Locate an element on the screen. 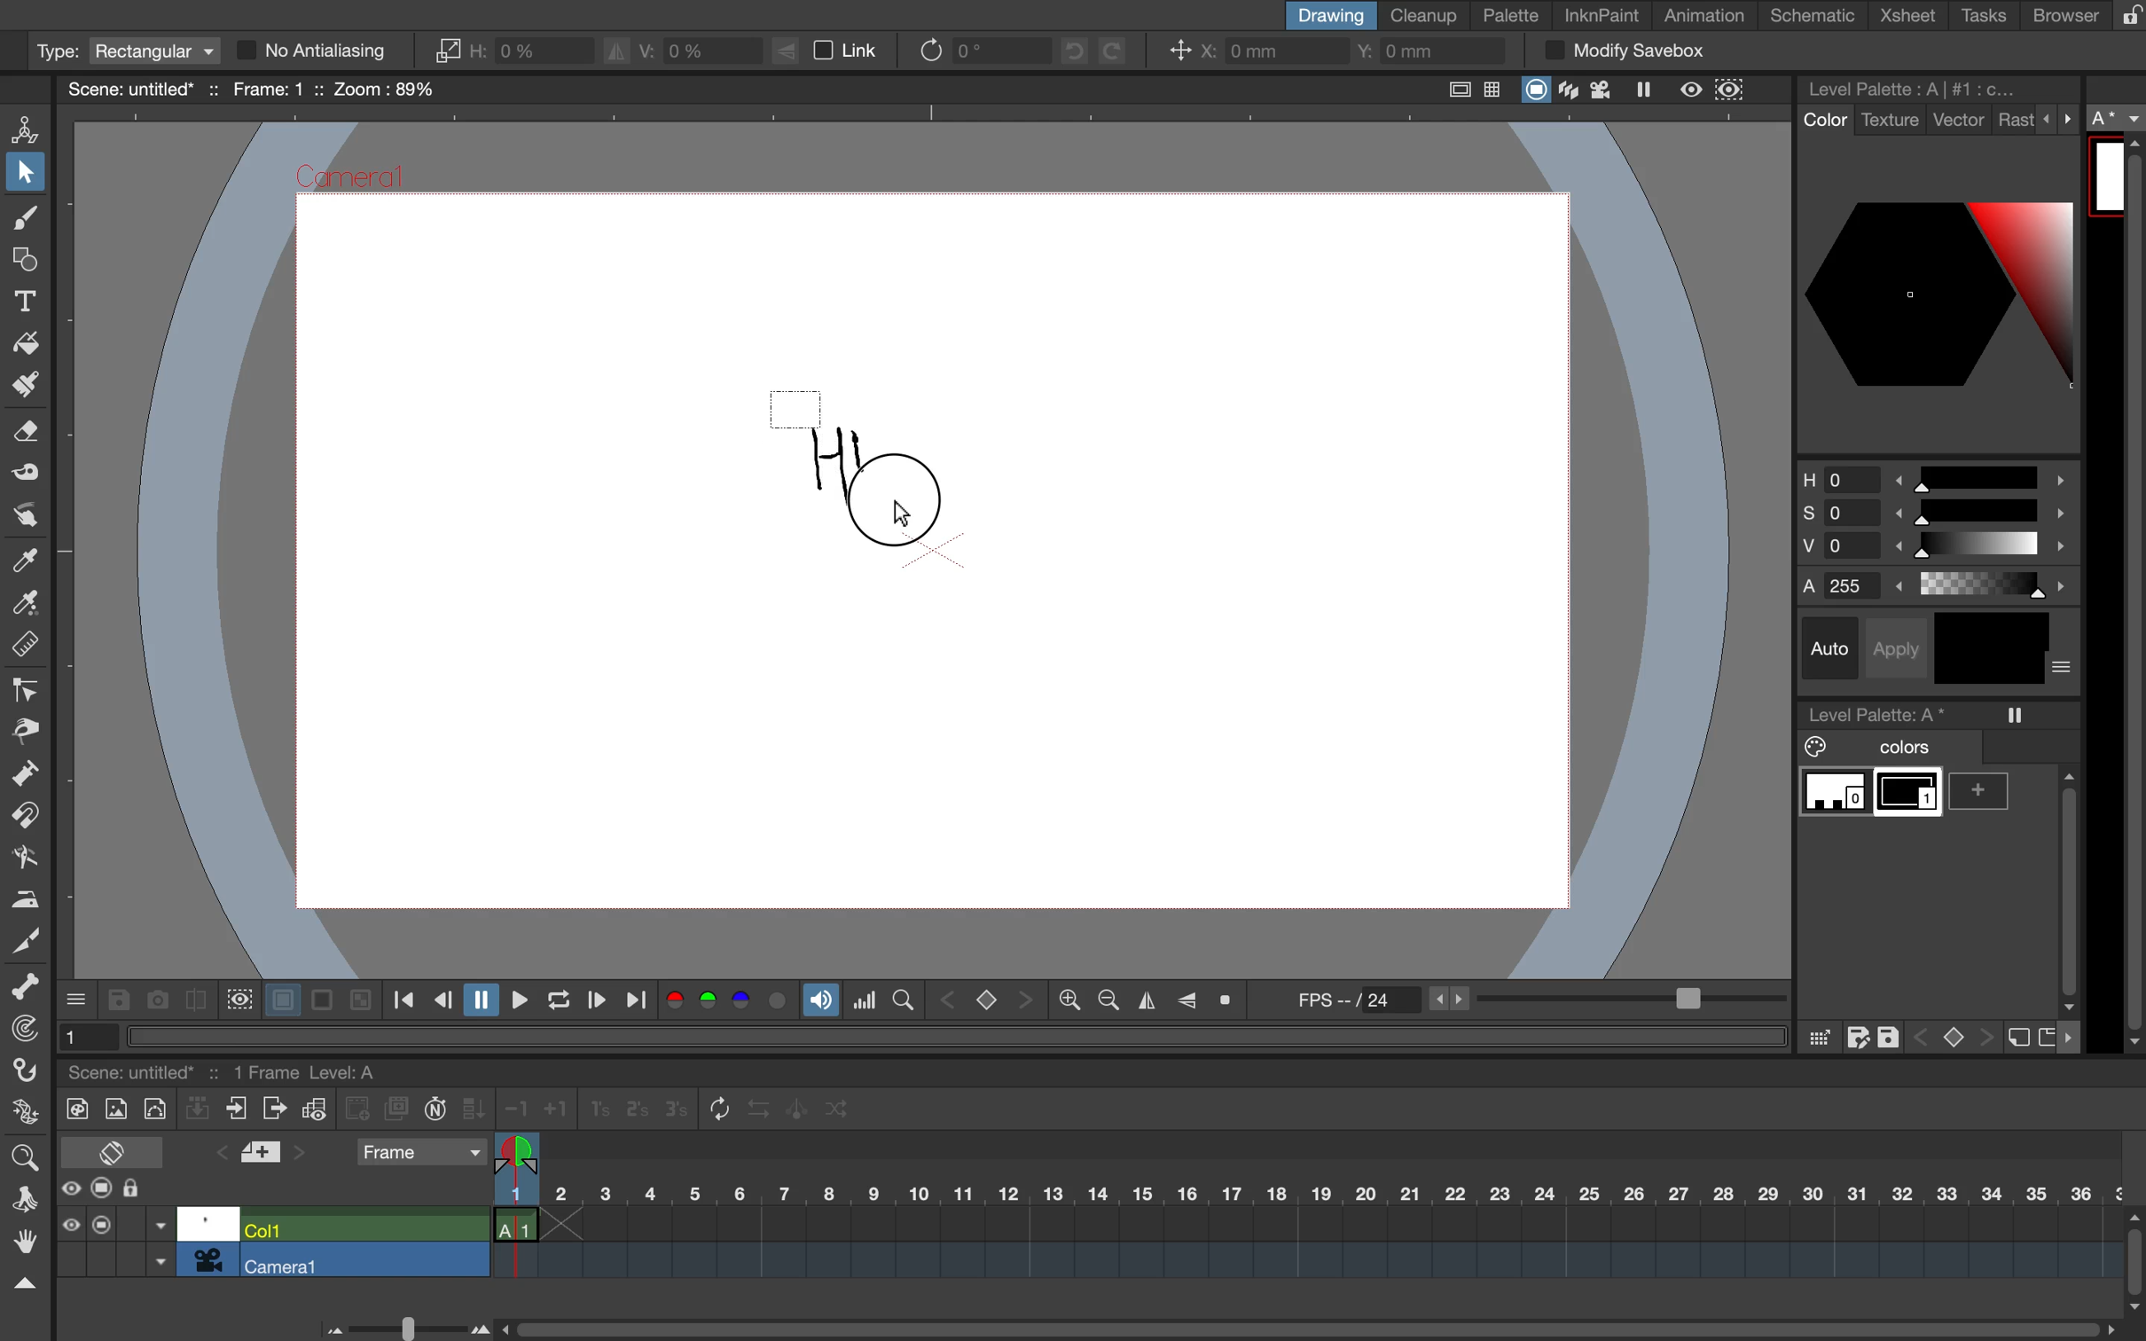  selection tool is located at coordinates (26, 176).